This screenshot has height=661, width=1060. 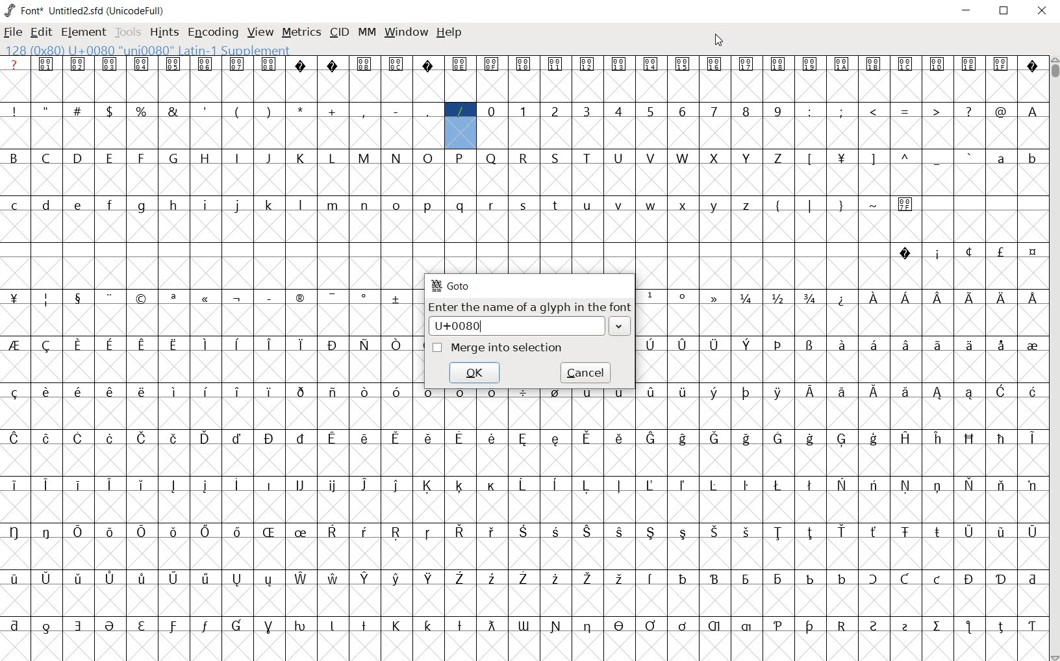 I want to click on glyph, so click(x=746, y=393).